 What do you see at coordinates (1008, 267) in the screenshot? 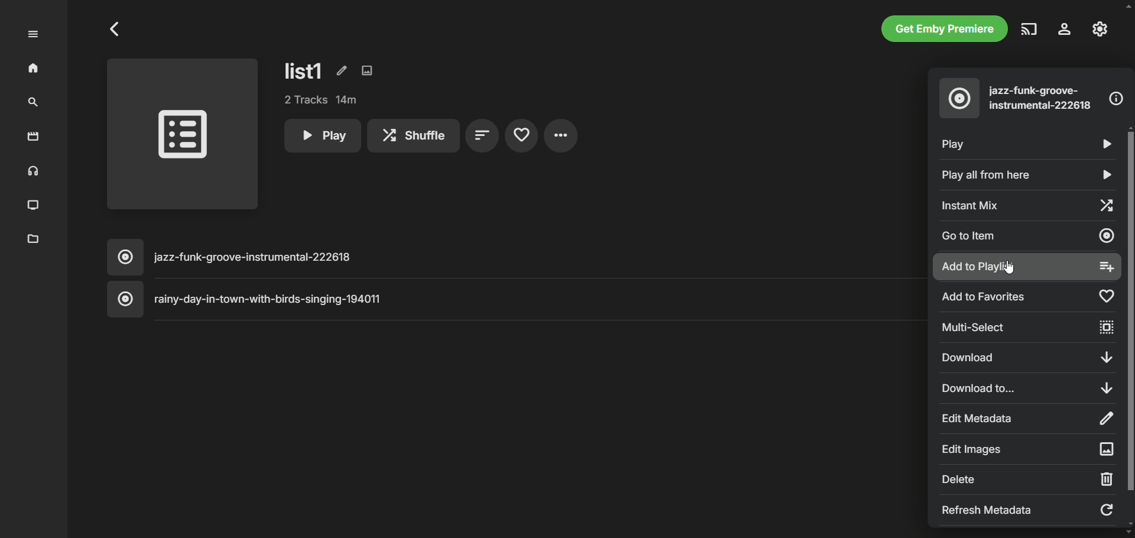
I see `Cursor` at bounding box center [1008, 267].